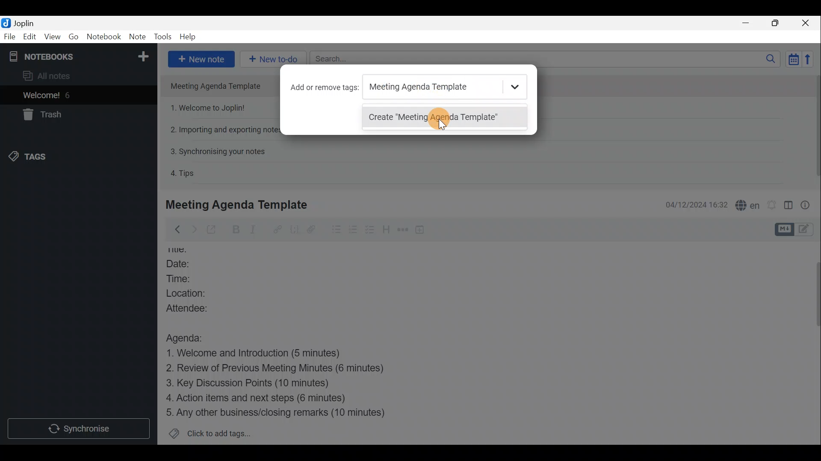  I want to click on Bold, so click(236, 230).